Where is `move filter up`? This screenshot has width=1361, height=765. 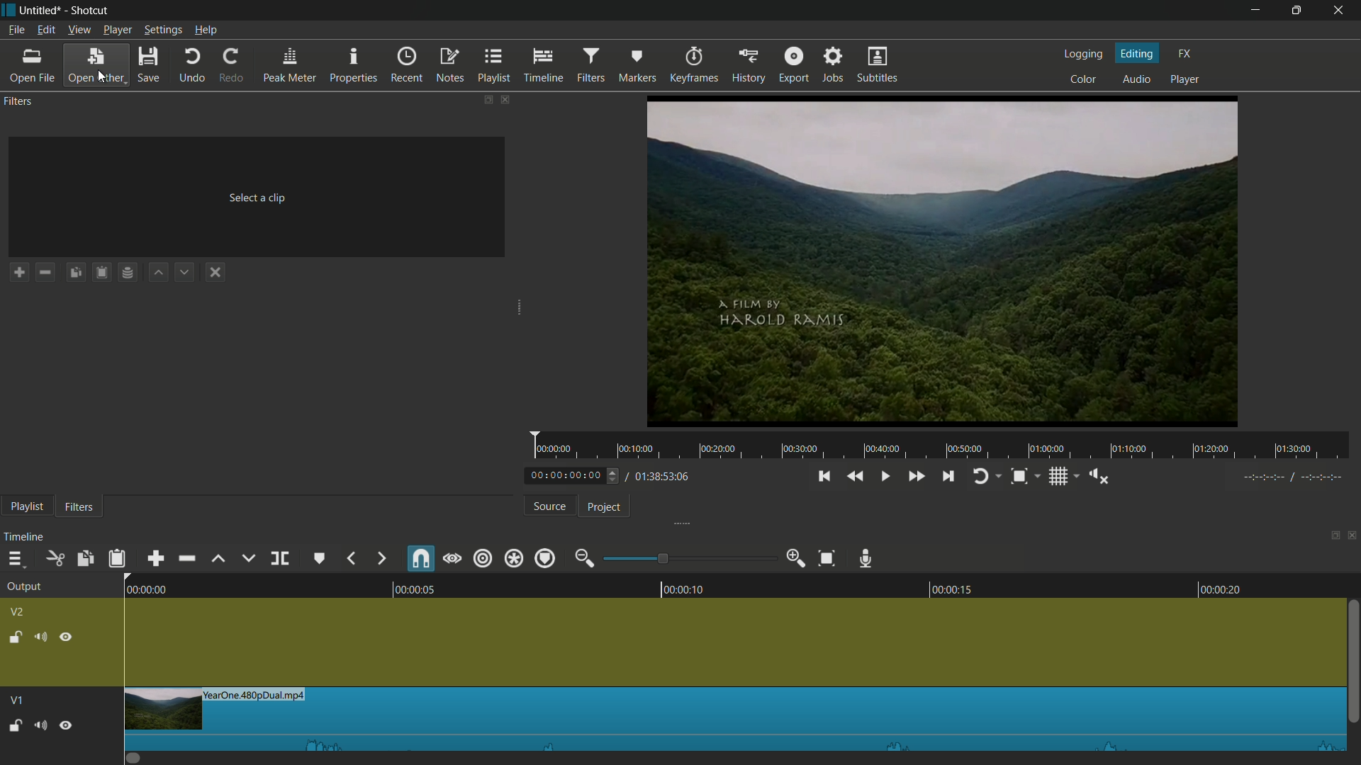
move filter up is located at coordinates (158, 273).